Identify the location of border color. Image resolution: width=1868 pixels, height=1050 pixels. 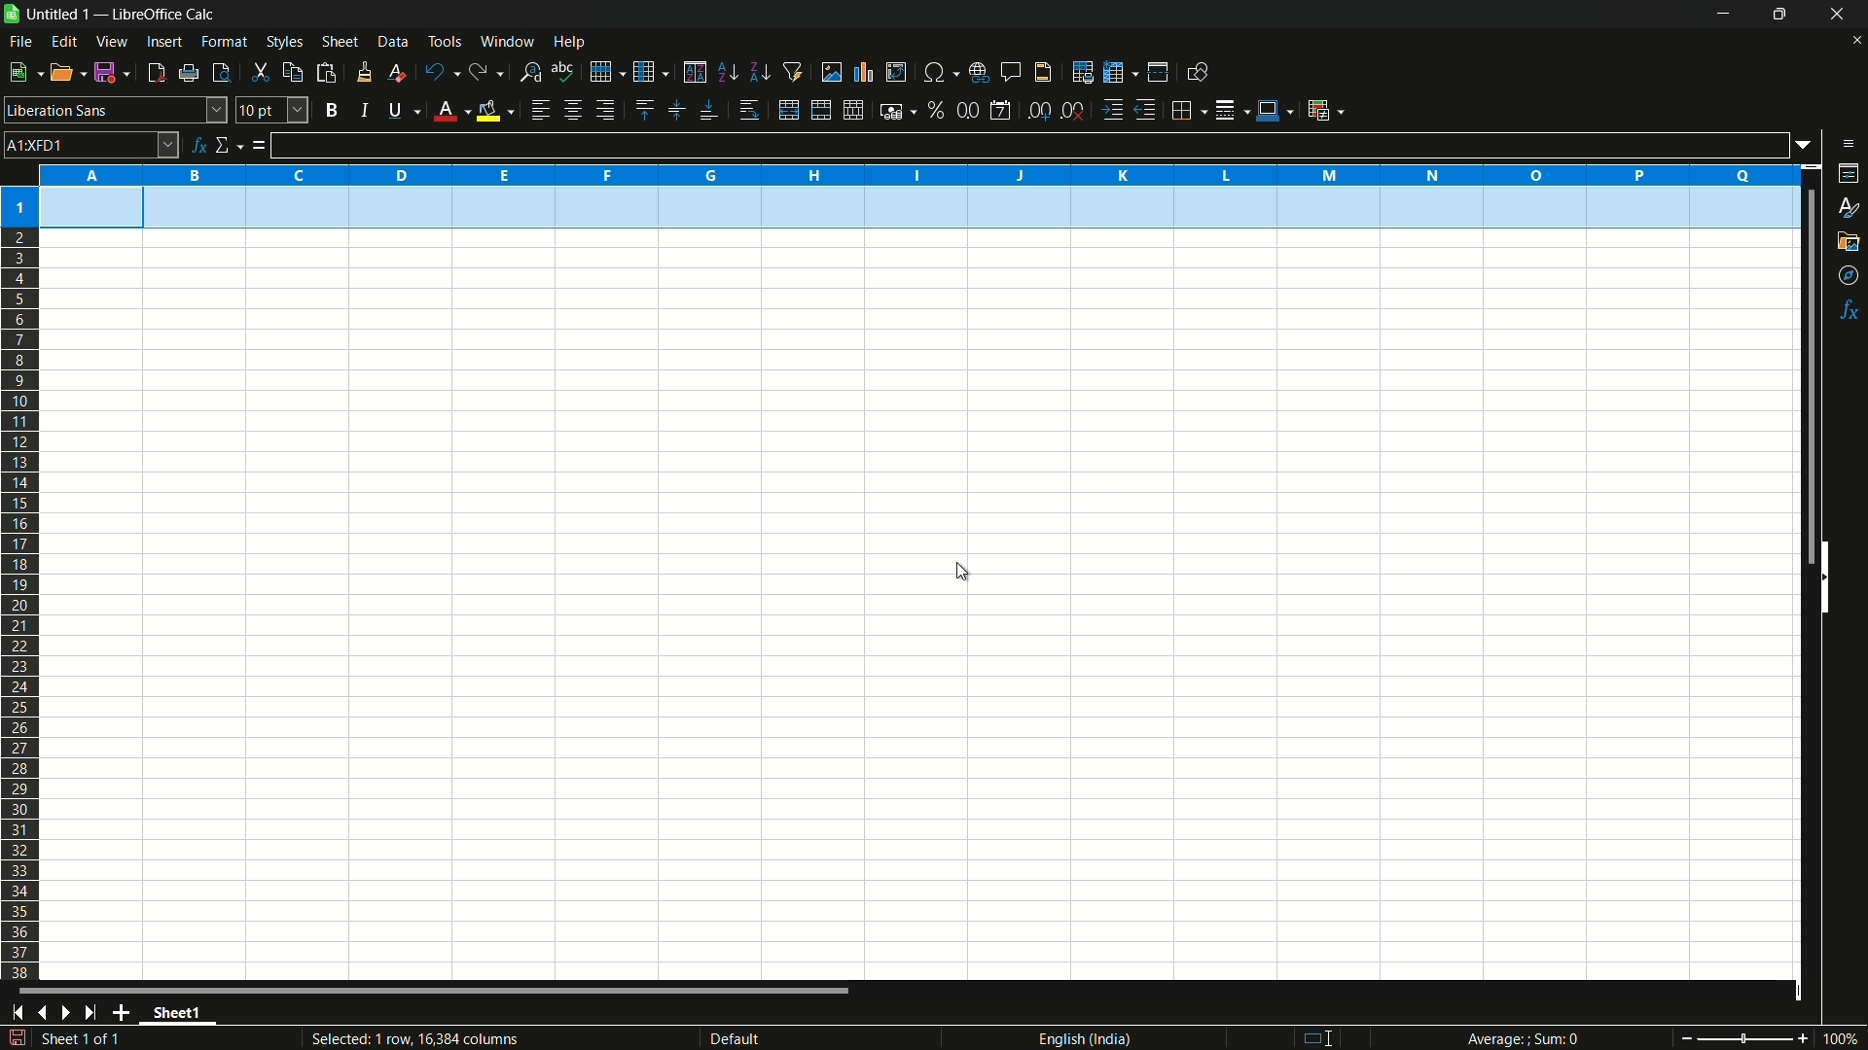
(1275, 107).